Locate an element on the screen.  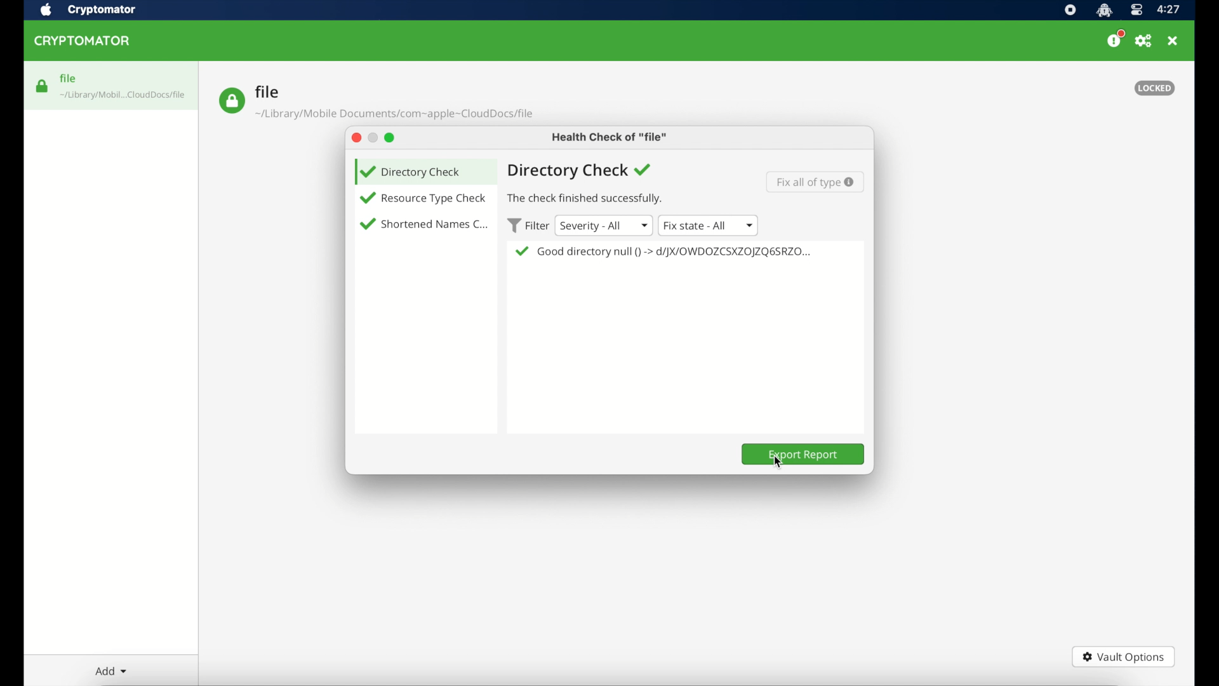
directory check is located at coordinates (580, 171).